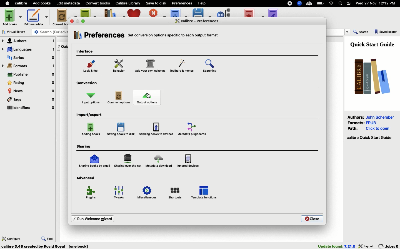 The image size is (400, 249). Describe the element at coordinates (213, 67) in the screenshot. I see `Searching` at that location.